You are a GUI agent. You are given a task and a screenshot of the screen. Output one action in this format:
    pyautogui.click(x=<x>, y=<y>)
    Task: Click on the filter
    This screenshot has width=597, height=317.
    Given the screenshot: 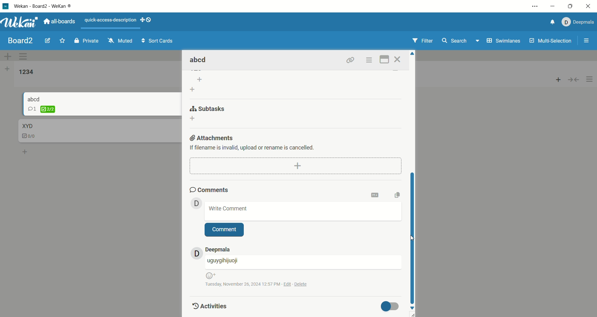 What is the action you would take?
    pyautogui.click(x=424, y=41)
    